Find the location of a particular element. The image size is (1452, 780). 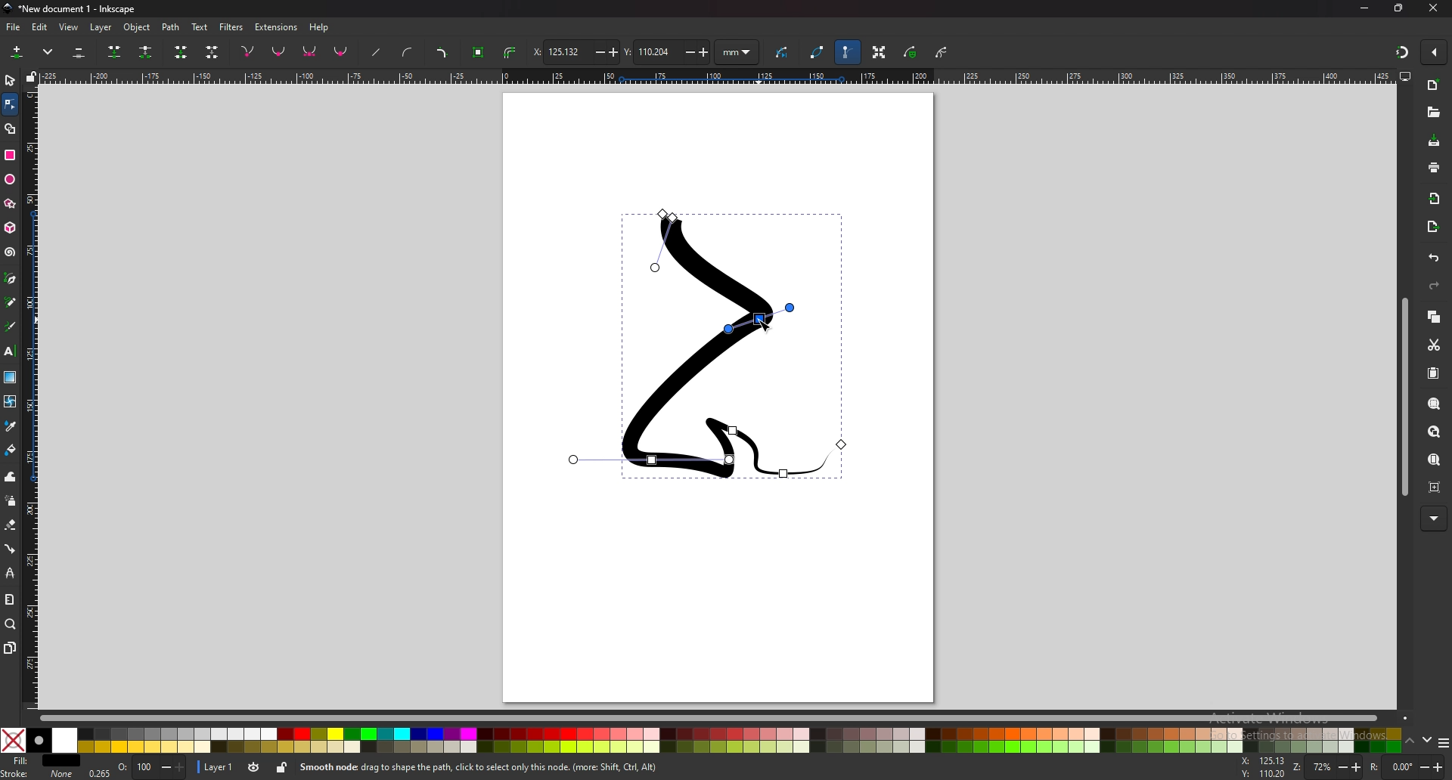

close is located at coordinates (1435, 9).